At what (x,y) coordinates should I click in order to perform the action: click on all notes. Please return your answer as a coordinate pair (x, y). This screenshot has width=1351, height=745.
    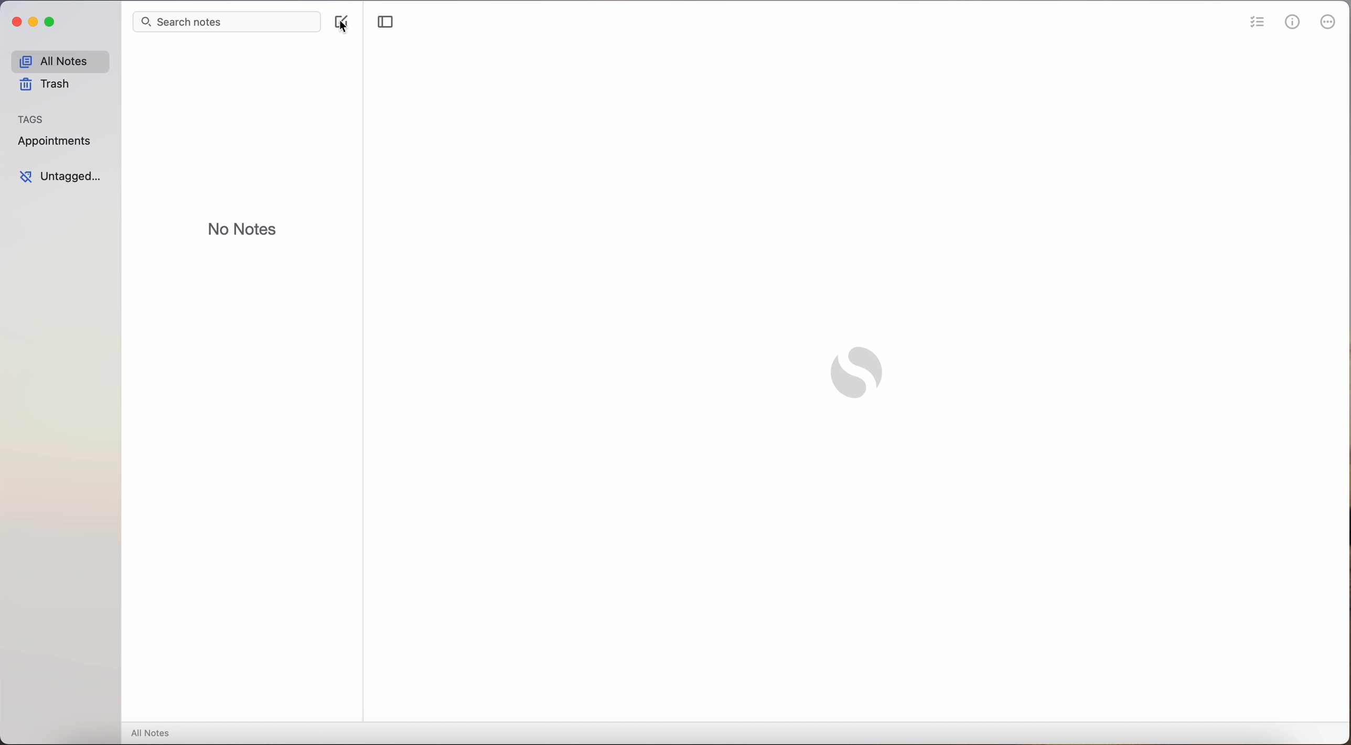
    Looking at the image, I should click on (150, 732).